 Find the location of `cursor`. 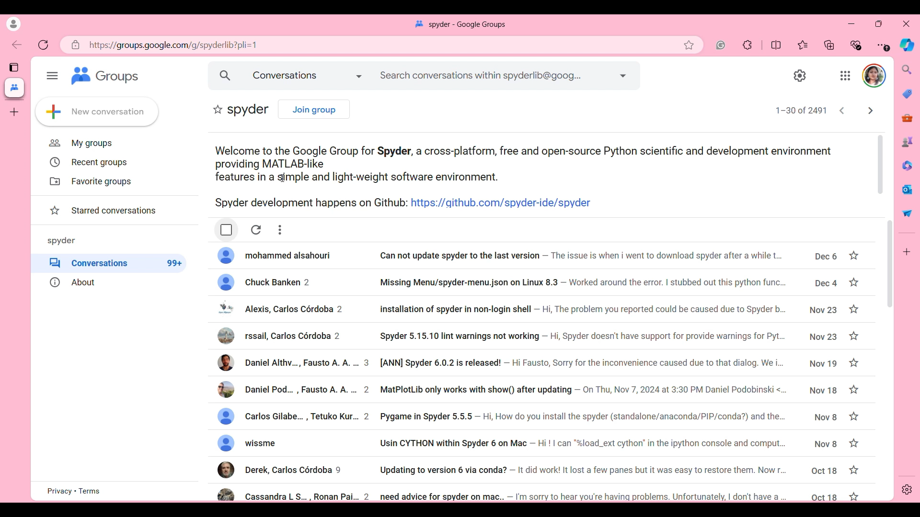

cursor is located at coordinates (280, 179).